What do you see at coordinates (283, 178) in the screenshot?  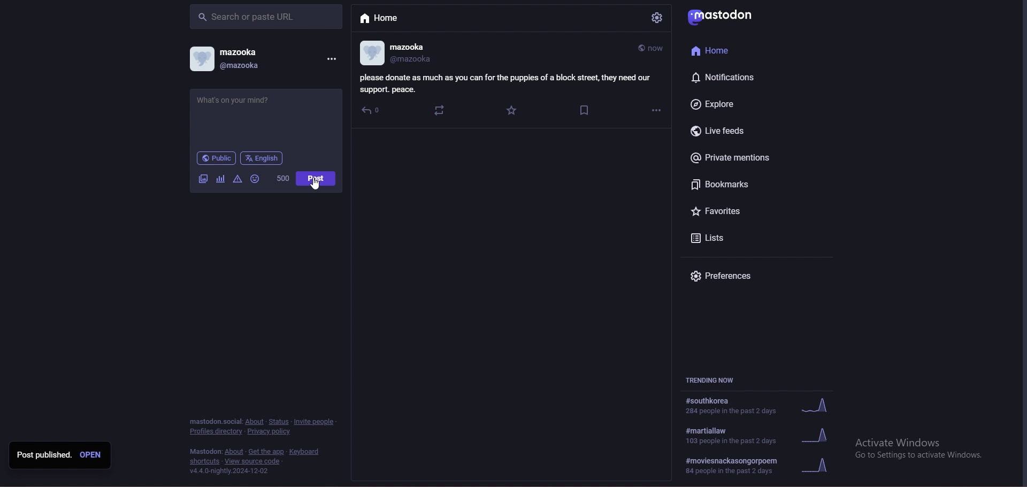 I see `worf count` at bounding box center [283, 178].